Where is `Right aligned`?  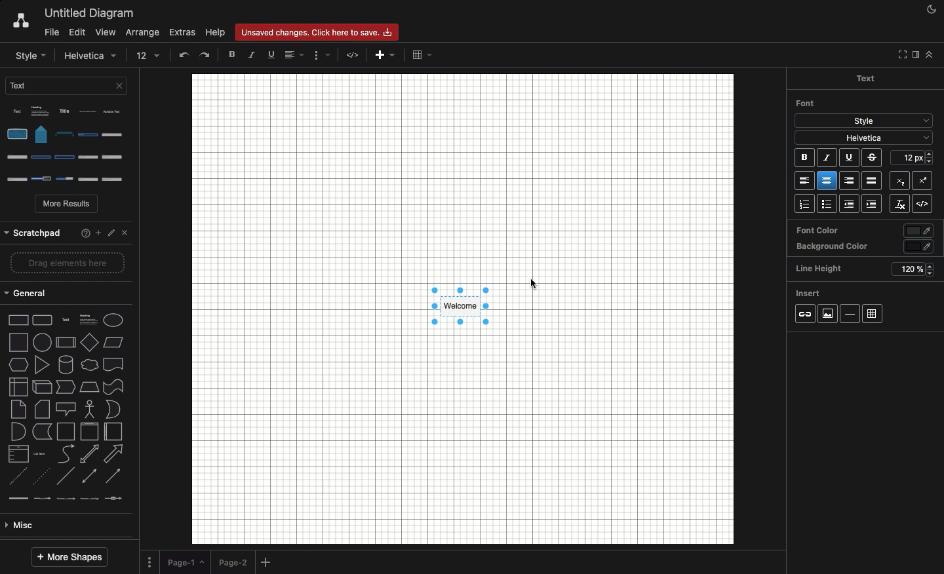 Right aligned is located at coordinates (802, 181).